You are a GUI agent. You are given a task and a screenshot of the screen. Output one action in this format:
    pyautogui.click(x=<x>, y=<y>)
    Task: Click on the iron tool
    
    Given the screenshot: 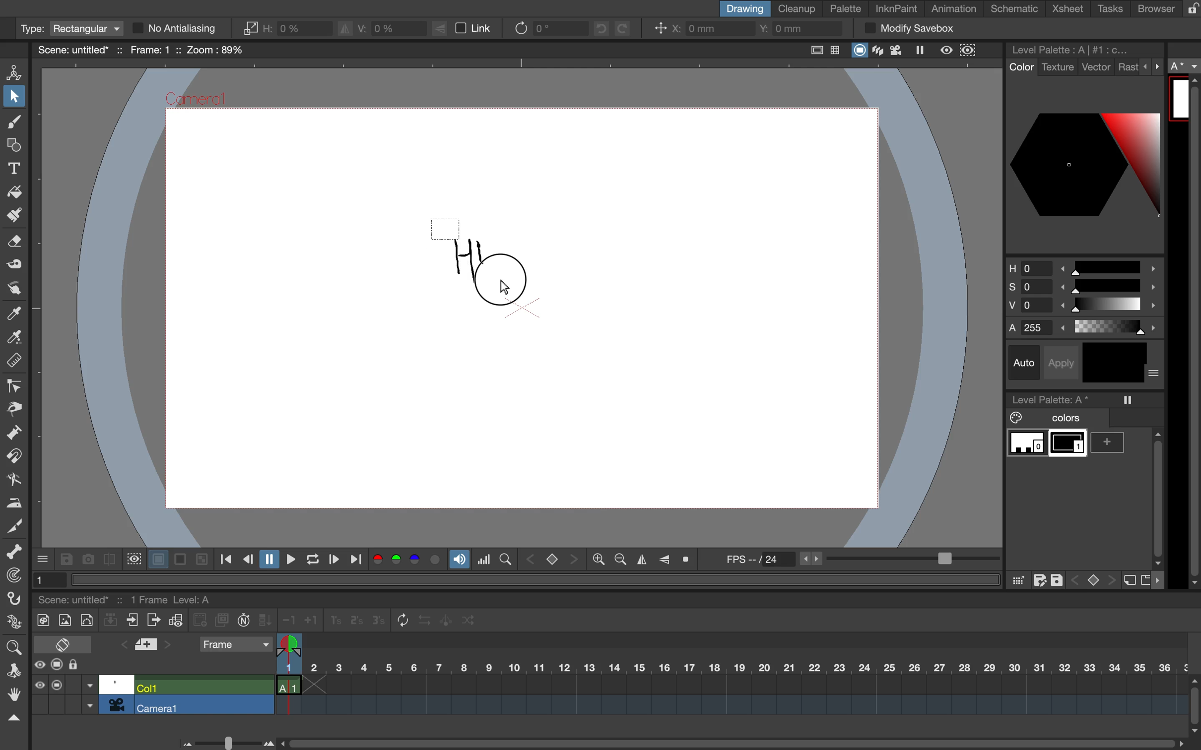 What is the action you would take?
    pyautogui.click(x=14, y=501)
    